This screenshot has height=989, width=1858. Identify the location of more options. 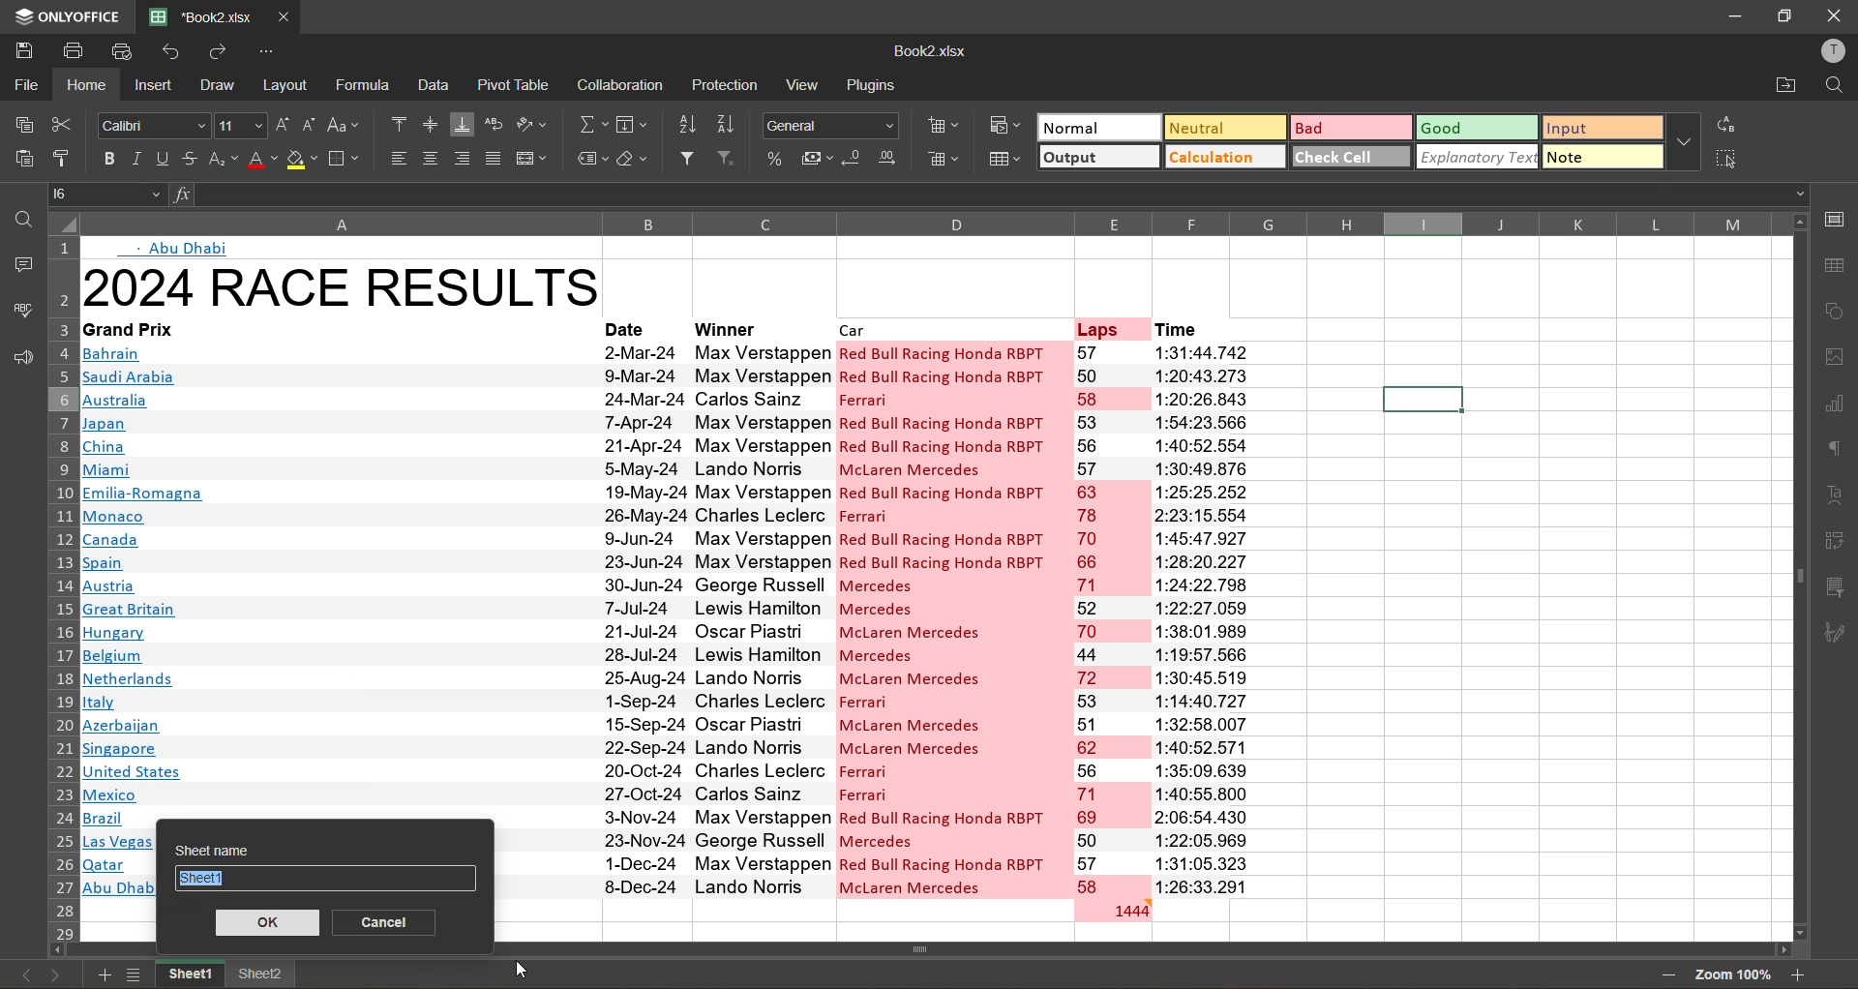
(1685, 138).